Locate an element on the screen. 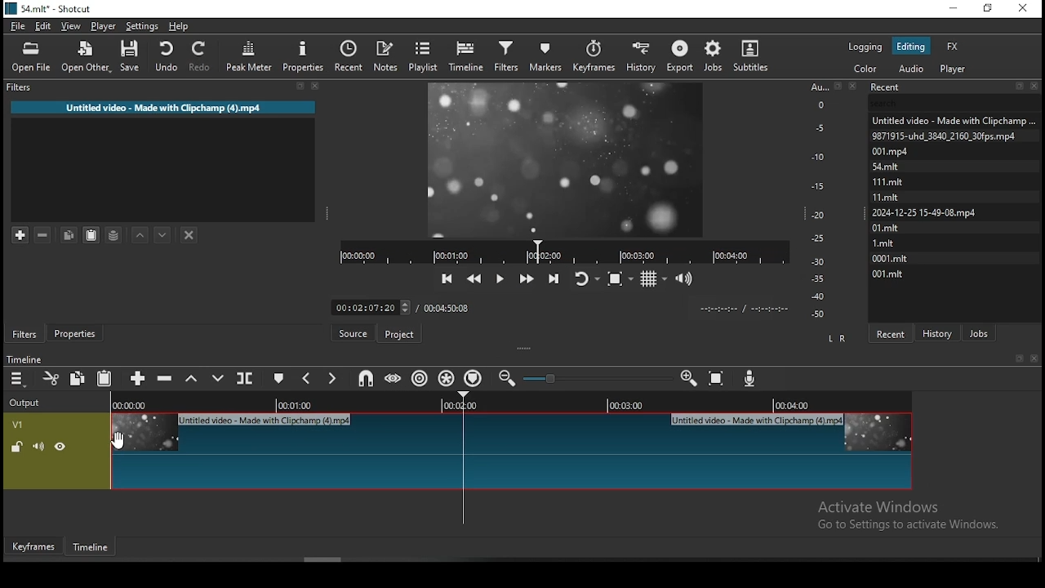  save is located at coordinates (130, 57).